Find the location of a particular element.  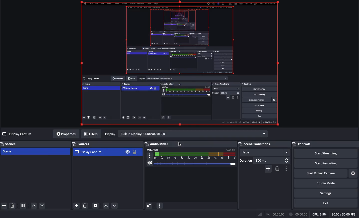

Visible is located at coordinates (128, 152).